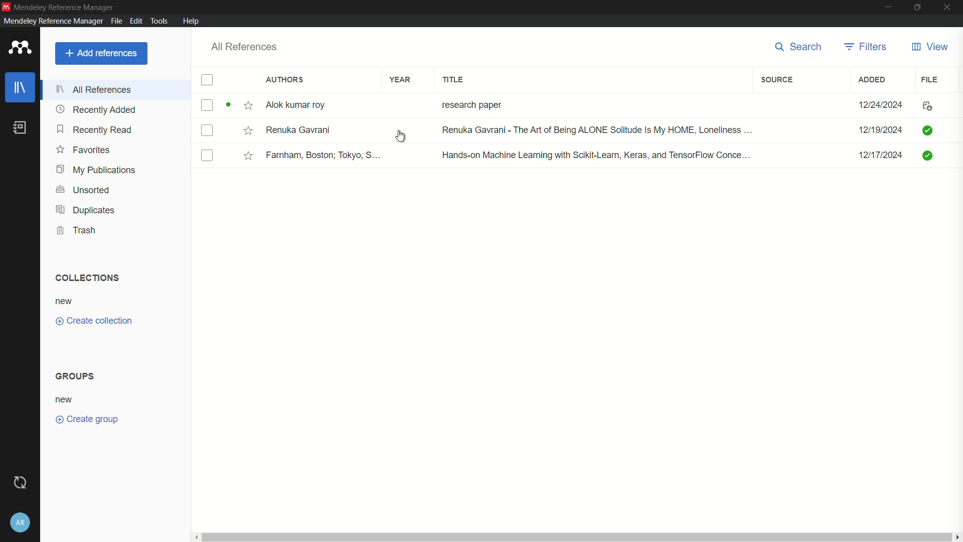 The height and width of the screenshot is (542, 963). I want to click on tools menu, so click(159, 21).